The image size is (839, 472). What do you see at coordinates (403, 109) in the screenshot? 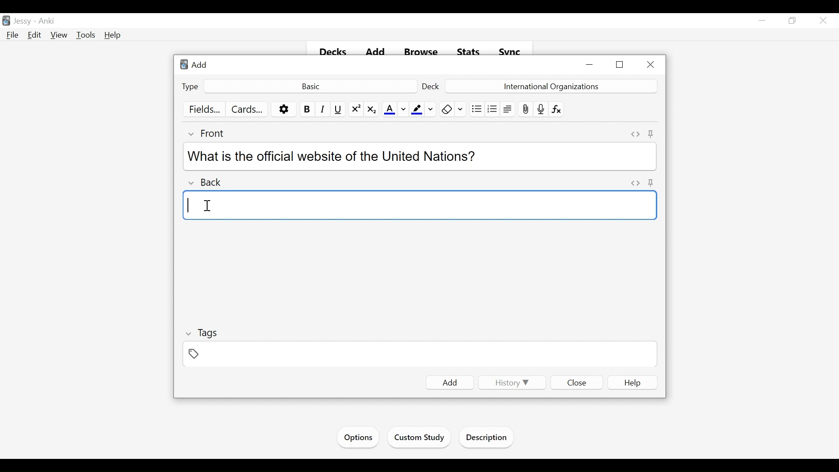
I see `Change color` at bounding box center [403, 109].